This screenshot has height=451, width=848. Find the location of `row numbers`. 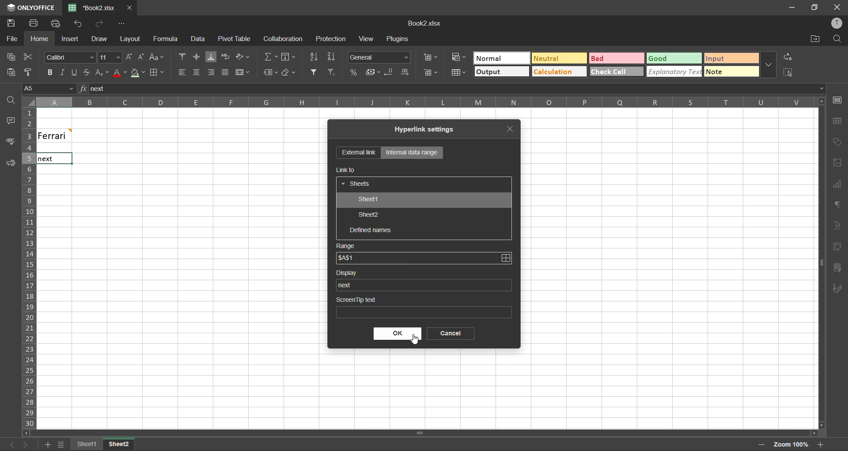

row numbers is located at coordinates (28, 268).